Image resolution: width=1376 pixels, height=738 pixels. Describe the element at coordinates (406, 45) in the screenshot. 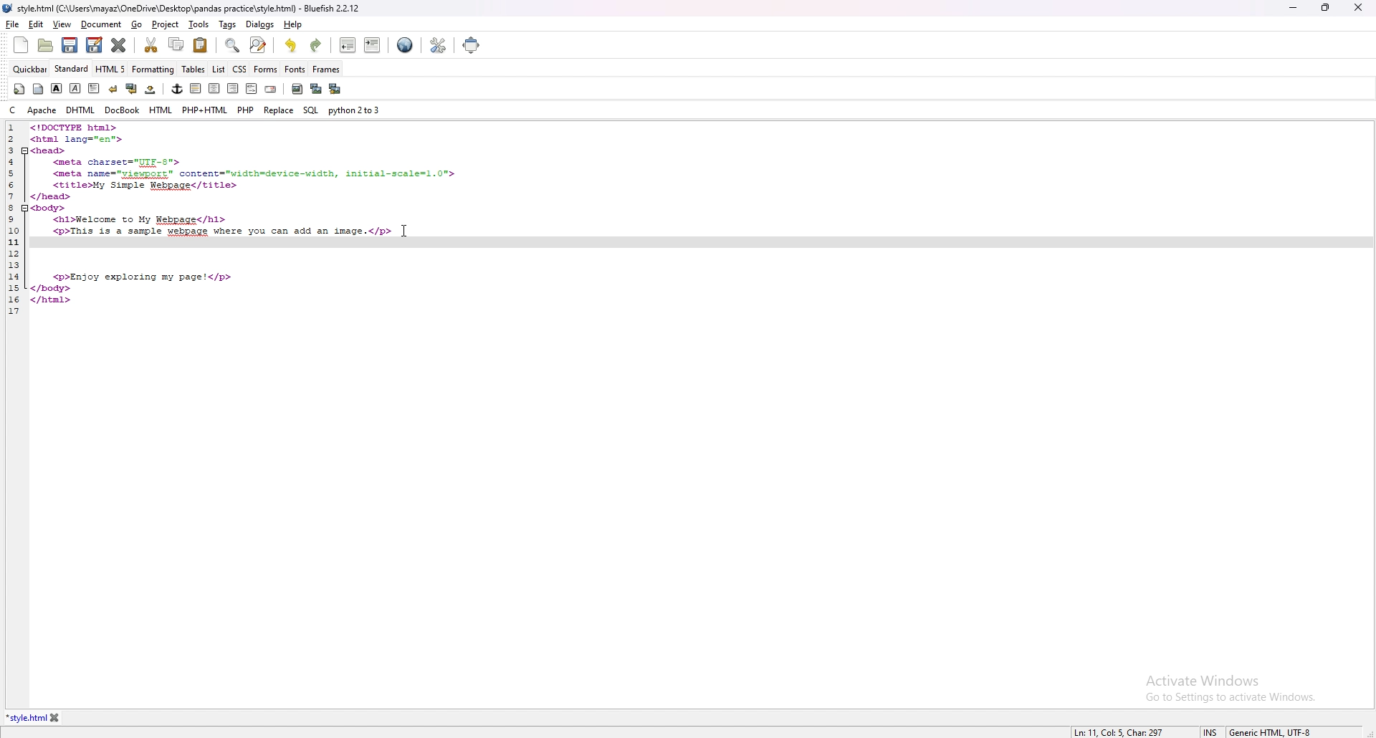

I see `web preview` at that location.